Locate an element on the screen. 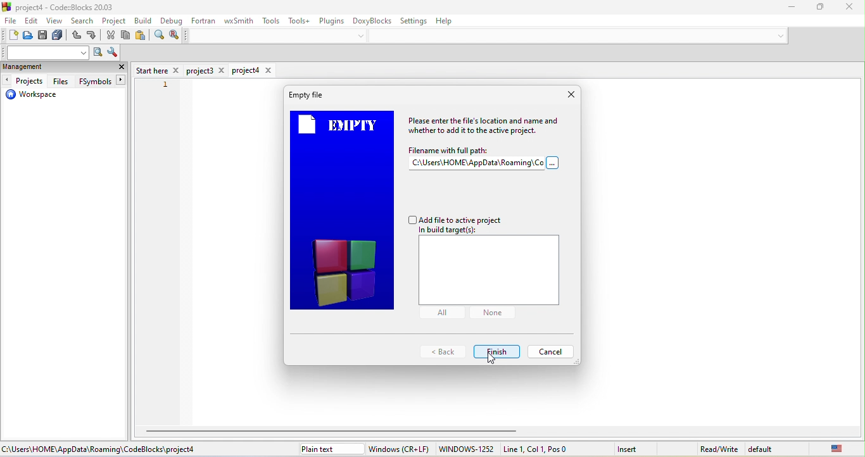 The height and width of the screenshot is (457, 865). down is located at coordinates (778, 35).